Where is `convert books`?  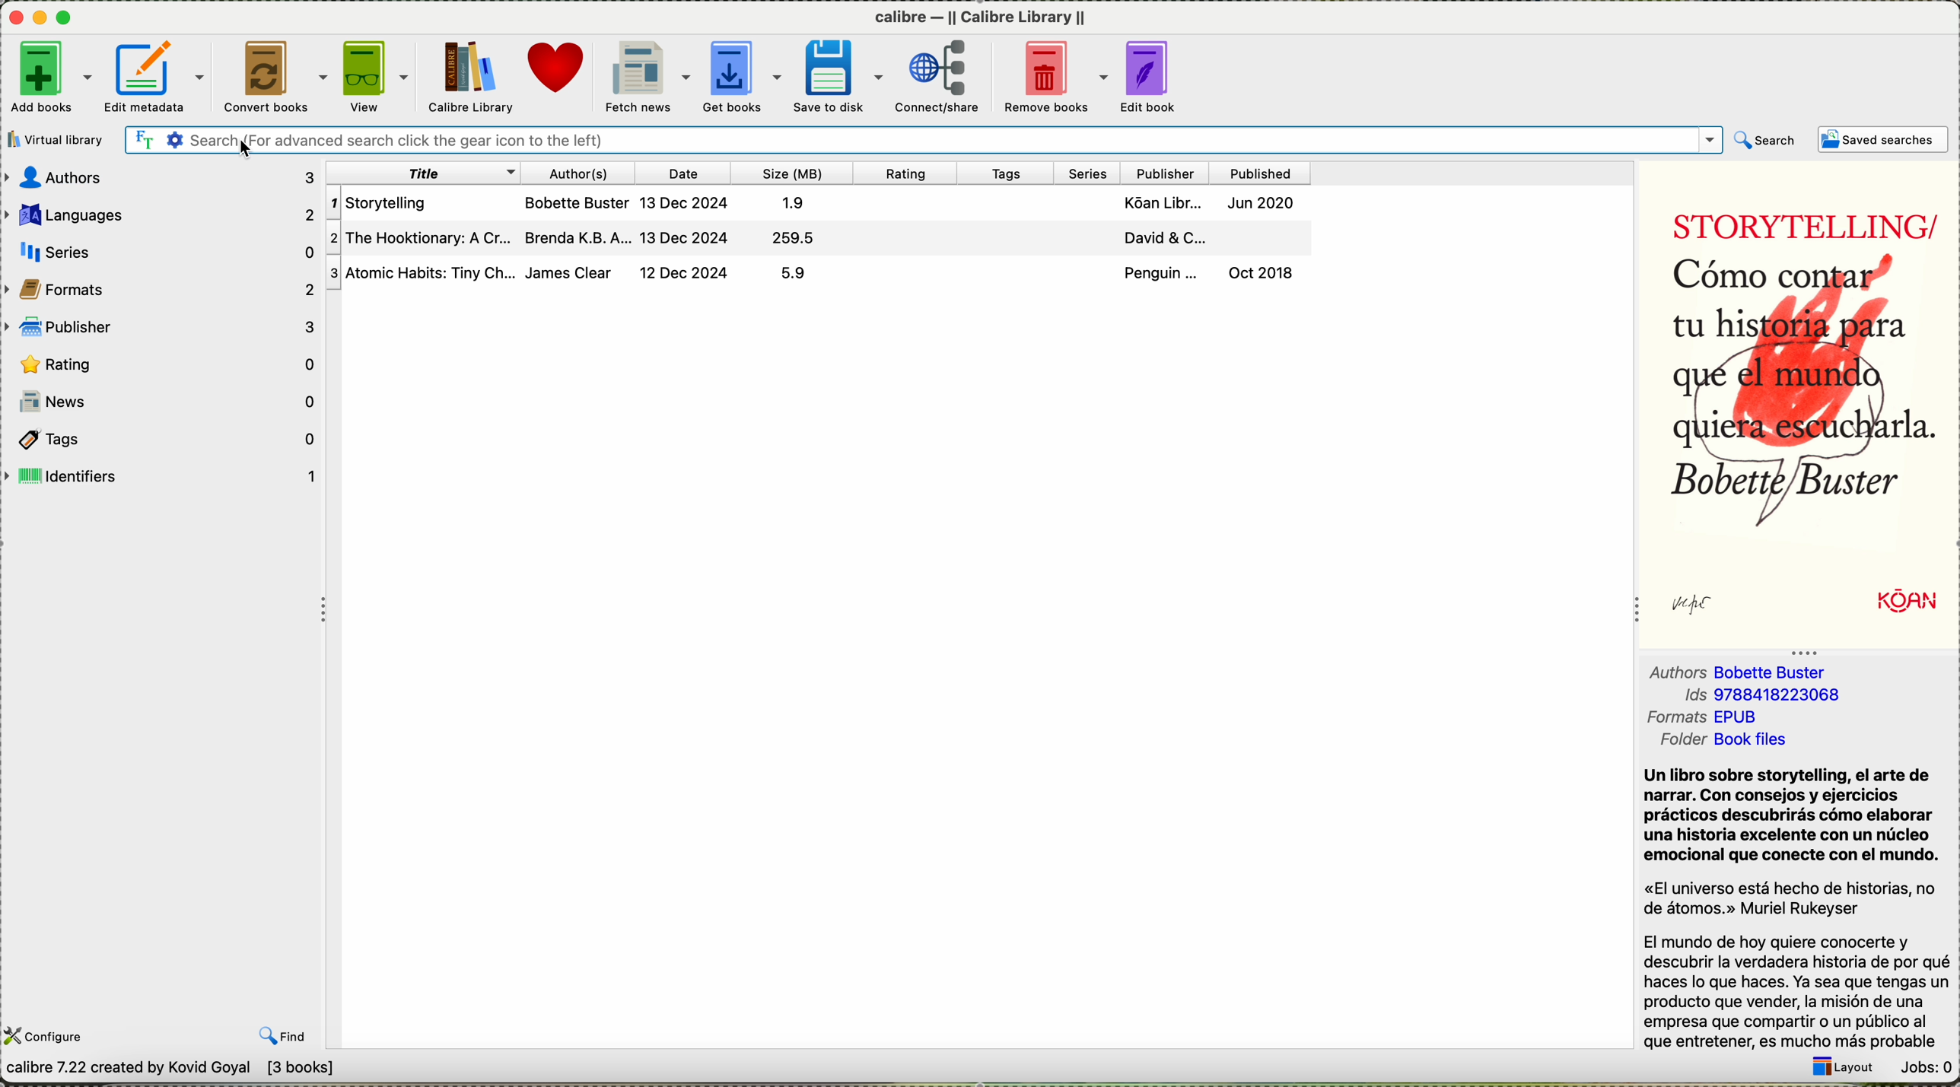 convert books is located at coordinates (275, 77).